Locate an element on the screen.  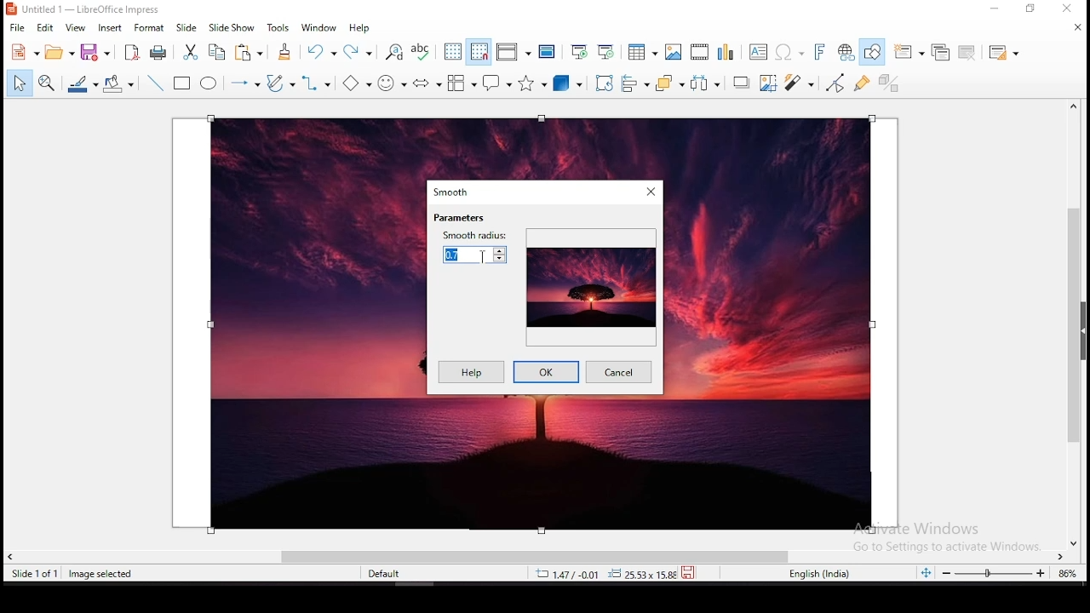
close window is located at coordinates (1067, 9).